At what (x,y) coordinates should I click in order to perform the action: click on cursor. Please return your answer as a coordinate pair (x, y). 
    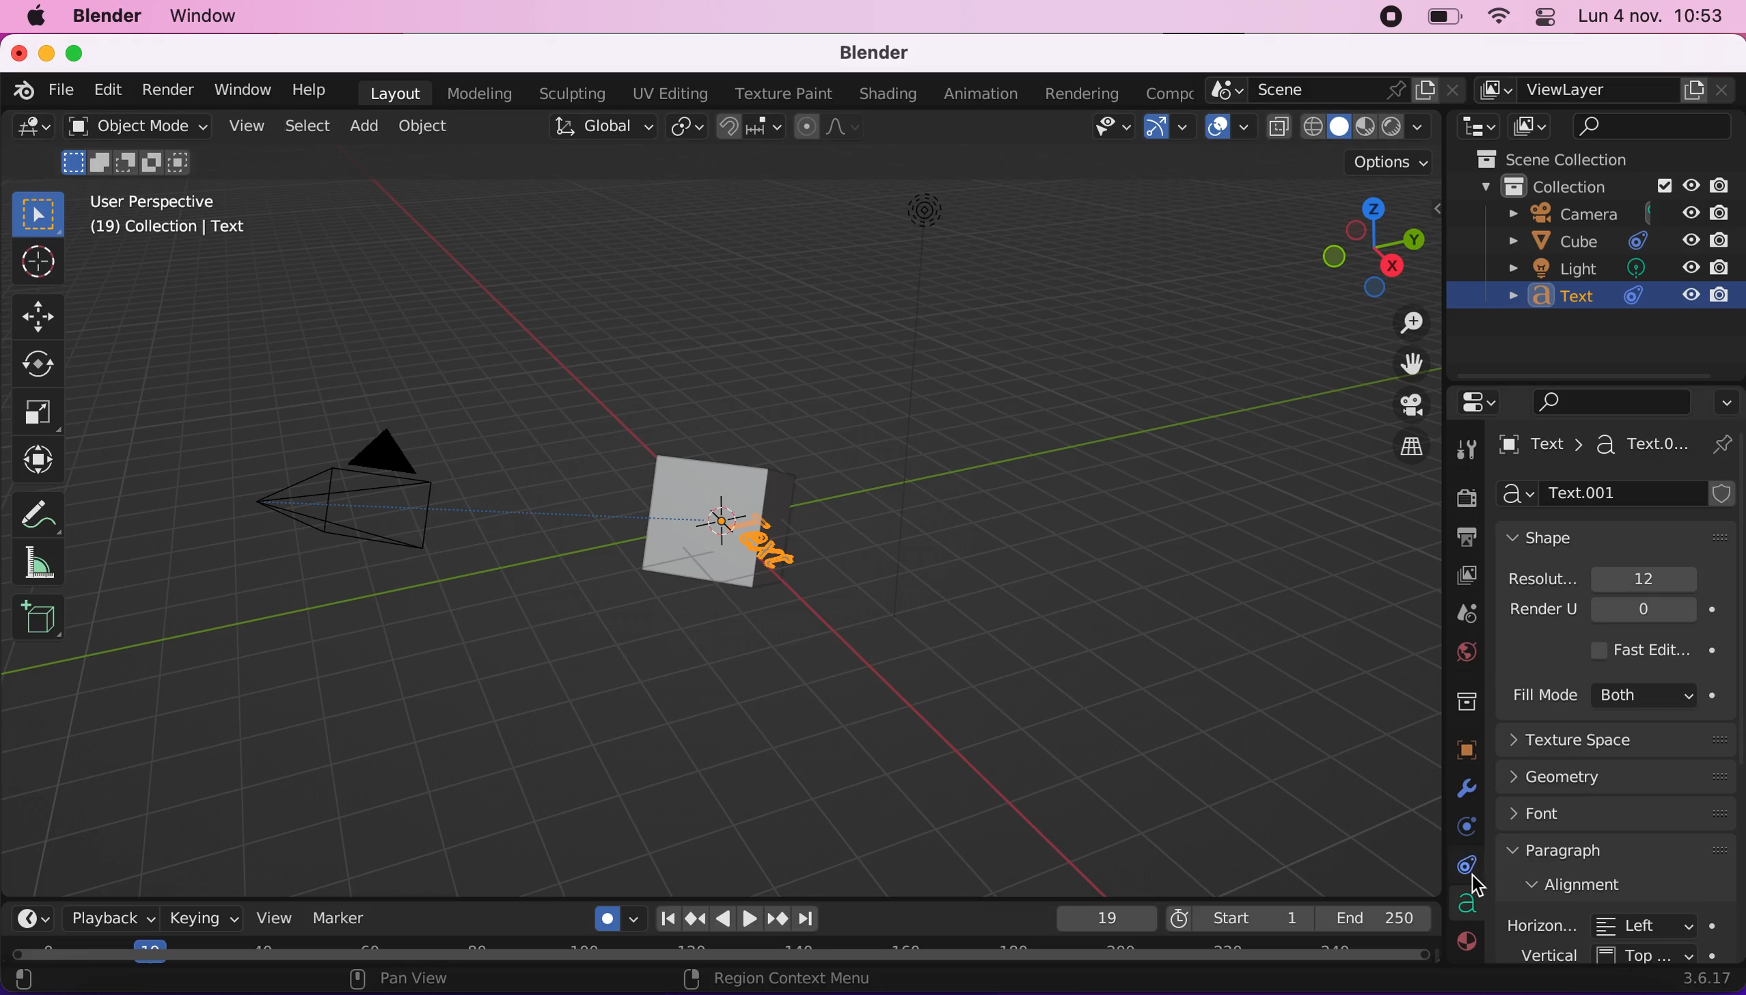
    Looking at the image, I should click on (1481, 891).